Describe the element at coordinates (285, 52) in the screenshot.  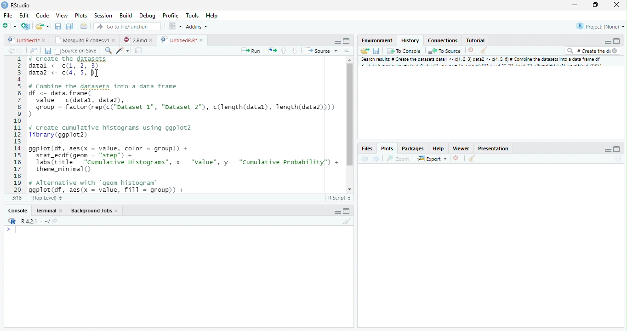
I see `Go to the previous section` at that location.